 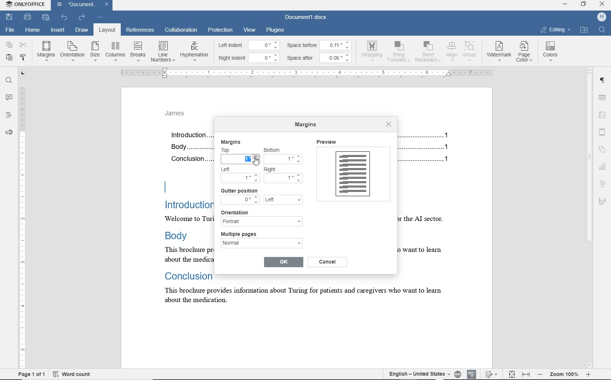 What do you see at coordinates (272, 169) in the screenshot?
I see `right` at bounding box center [272, 169].